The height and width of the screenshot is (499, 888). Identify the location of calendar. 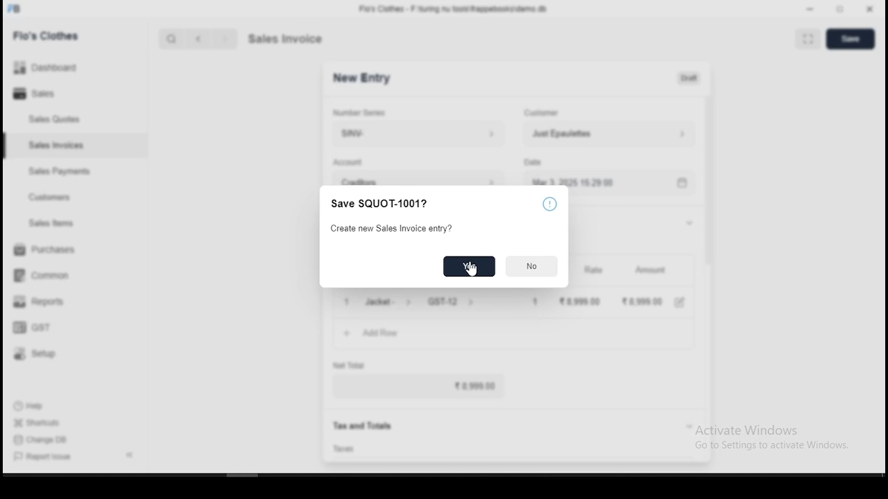
(688, 184).